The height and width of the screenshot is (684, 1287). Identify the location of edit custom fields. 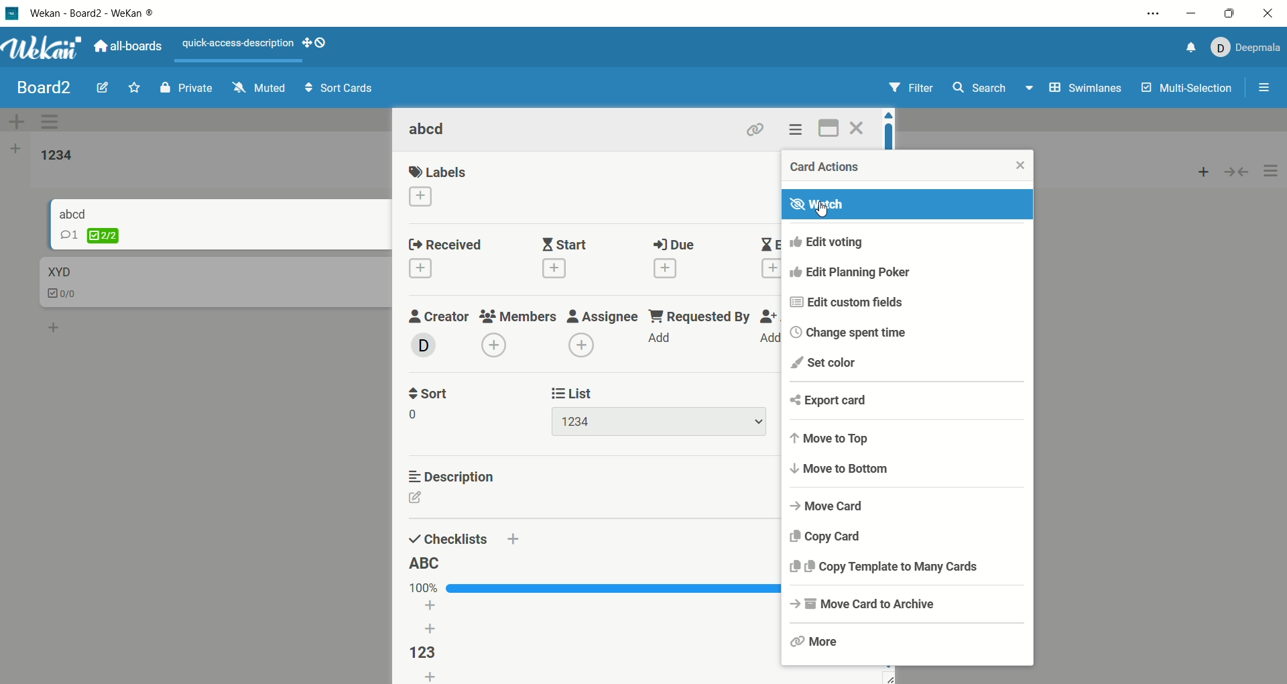
(908, 304).